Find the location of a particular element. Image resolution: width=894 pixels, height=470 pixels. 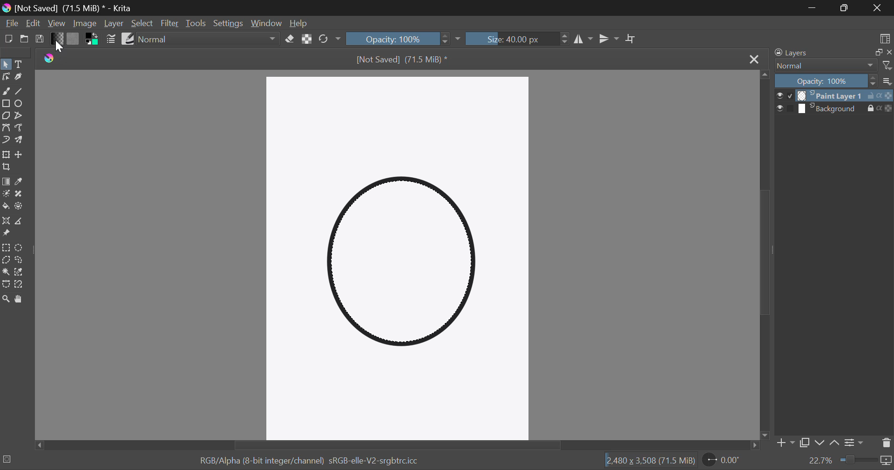

Settings is located at coordinates (227, 23).